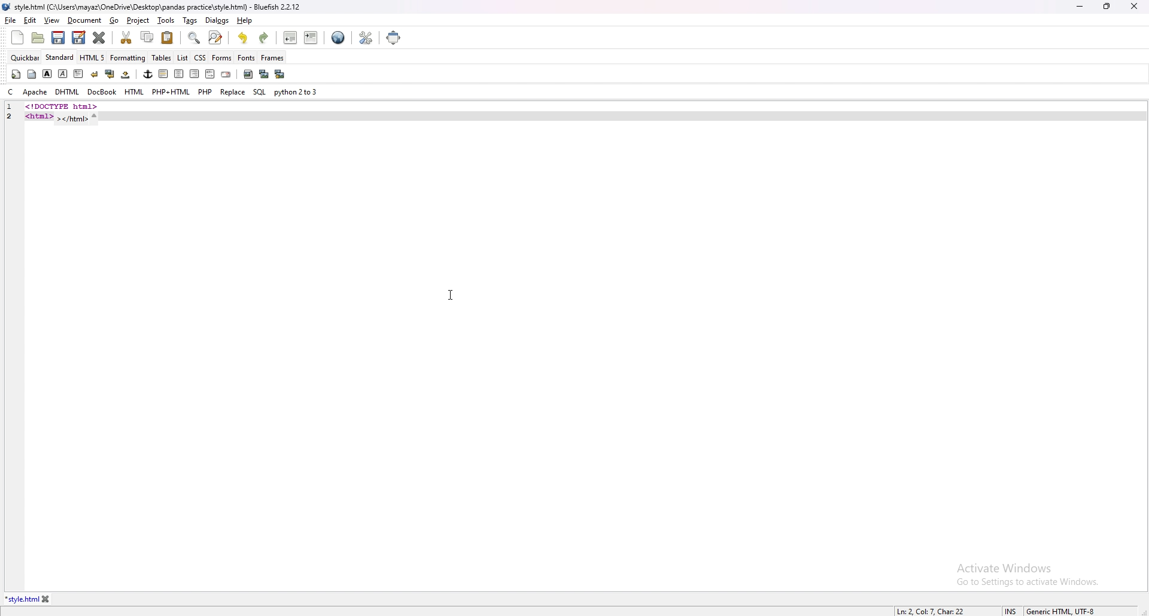 Image resolution: width=1149 pixels, height=616 pixels. I want to click on c, so click(10, 92).